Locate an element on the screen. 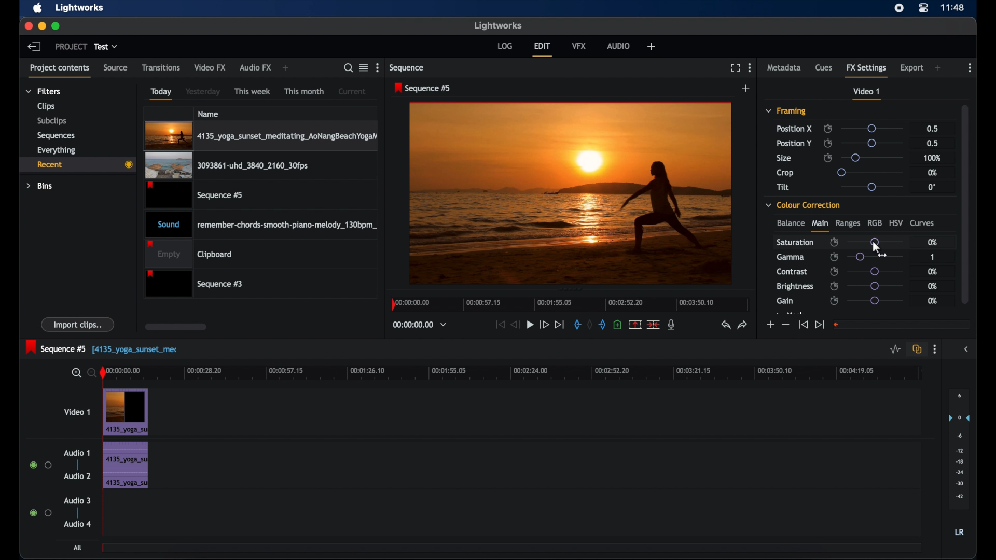 The image size is (996, 560). subclips is located at coordinates (51, 122).